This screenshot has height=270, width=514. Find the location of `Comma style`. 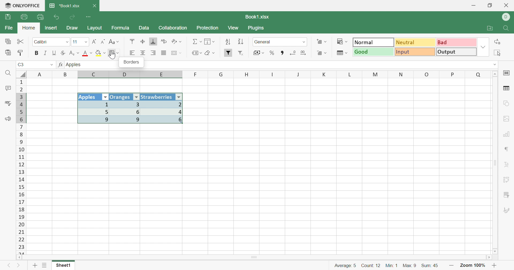

Comma style is located at coordinates (282, 52).